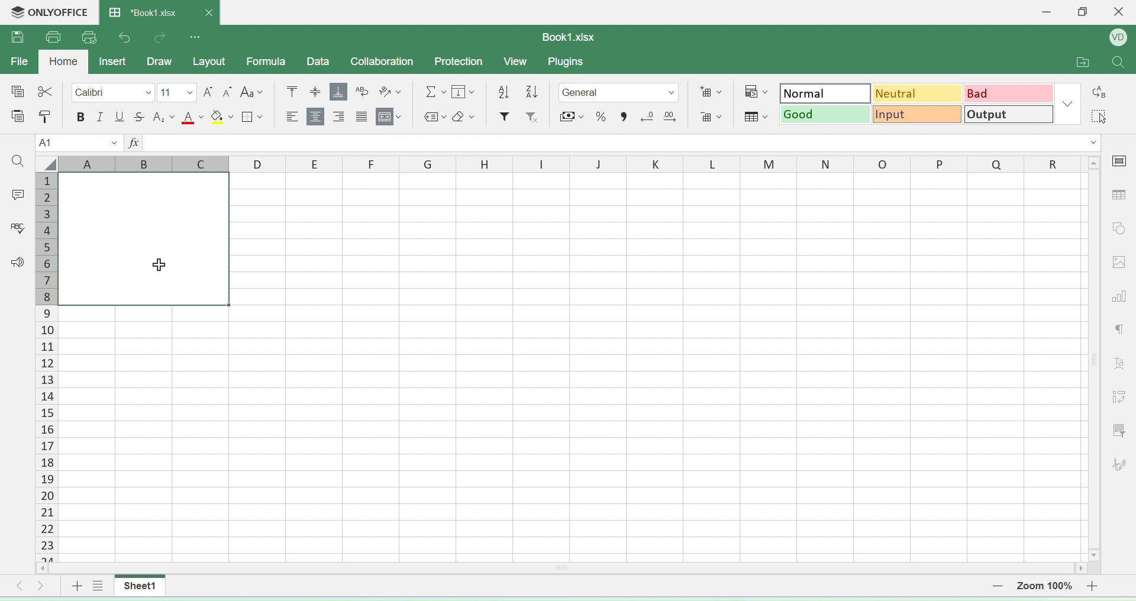  What do you see at coordinates (230, 91) in the screenshot?
I see `` at bounding box center [230, 91].